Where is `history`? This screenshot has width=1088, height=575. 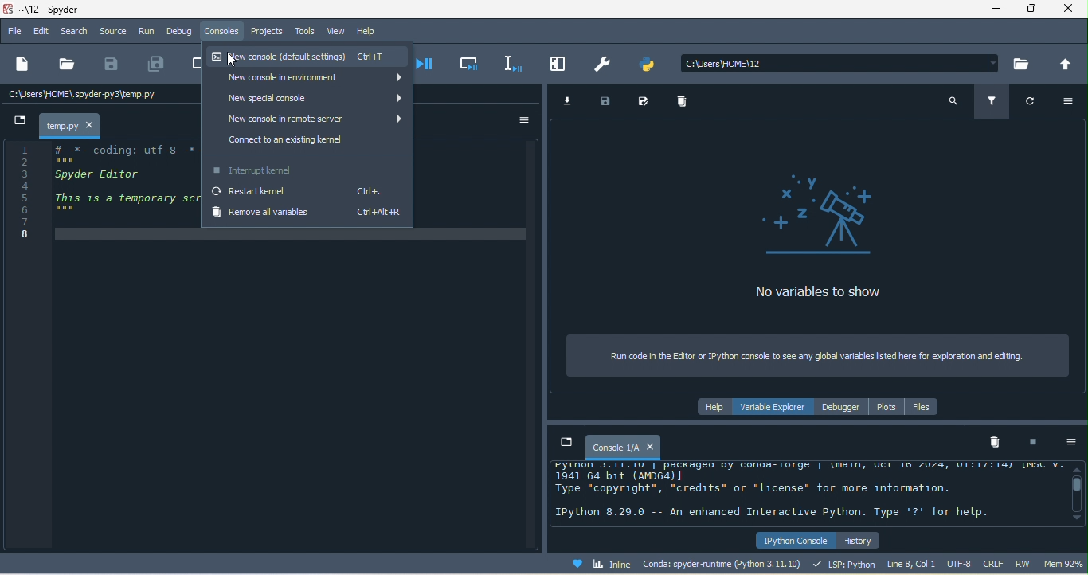
history is located at coordinates (861, 539).